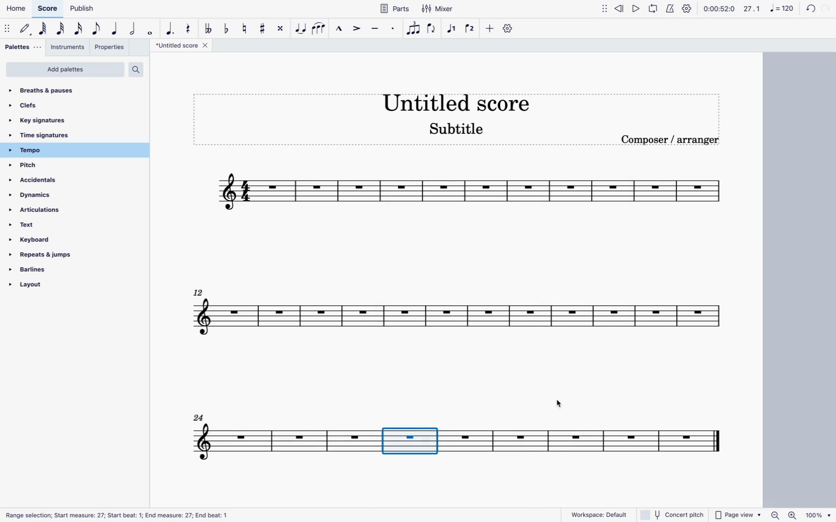 This screenshot has height=522, width=836. I want to click on toggle flat, so click(228, 28).